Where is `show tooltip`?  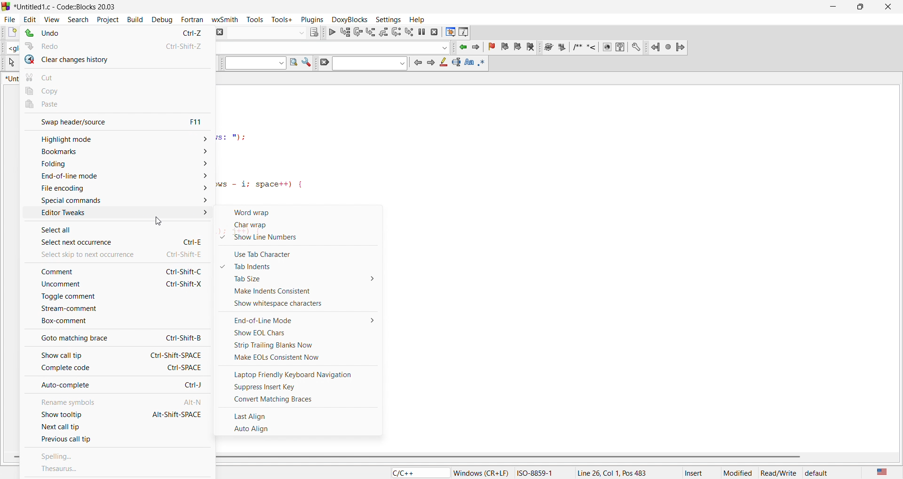
show tooltip is located at coordinates (74, 415).